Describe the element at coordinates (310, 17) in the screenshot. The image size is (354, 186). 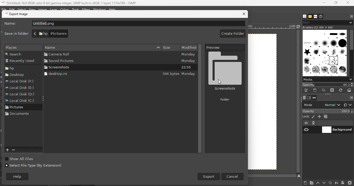
I see `Patterns` at that location.